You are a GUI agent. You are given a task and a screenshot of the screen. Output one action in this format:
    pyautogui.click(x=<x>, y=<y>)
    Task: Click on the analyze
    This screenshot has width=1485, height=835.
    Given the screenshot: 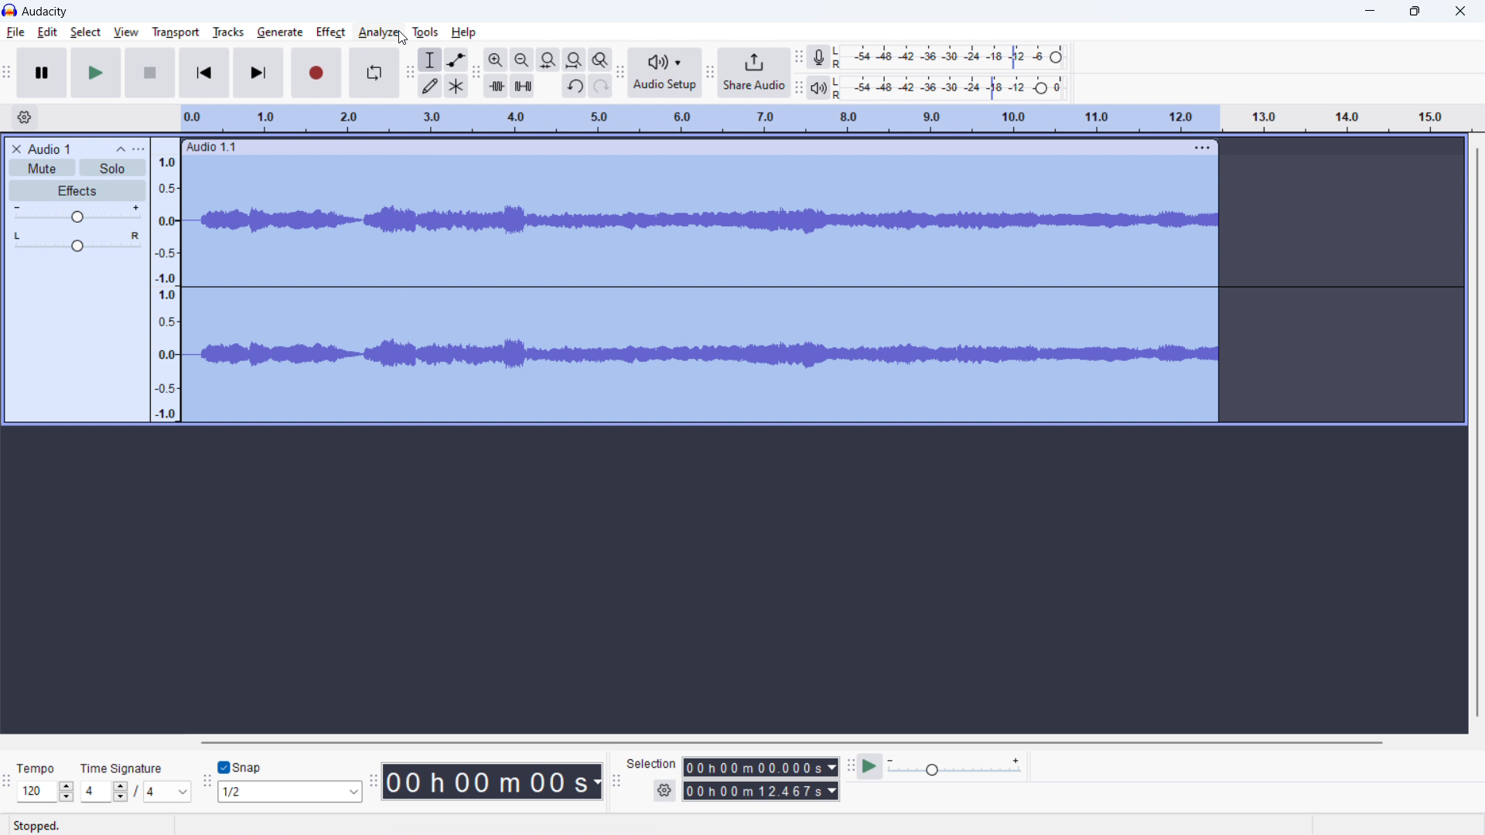 What is the action you would take?
    pyautogui.click(x=378, y=32)
    